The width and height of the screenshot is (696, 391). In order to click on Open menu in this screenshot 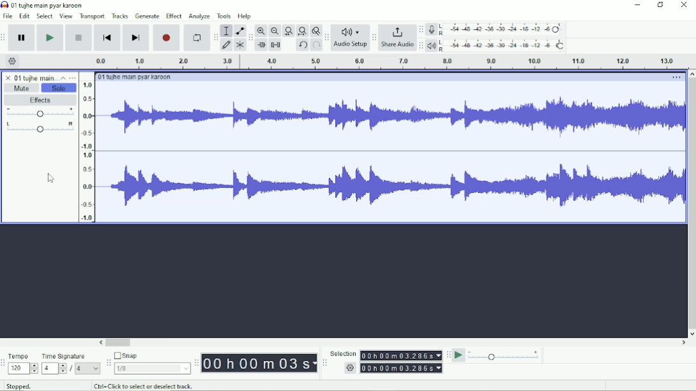, I will do `click(73, 77)`.